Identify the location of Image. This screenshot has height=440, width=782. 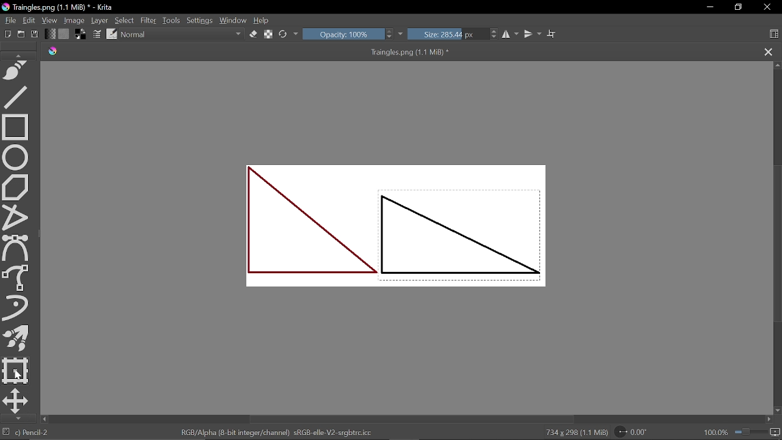
(75, 20).